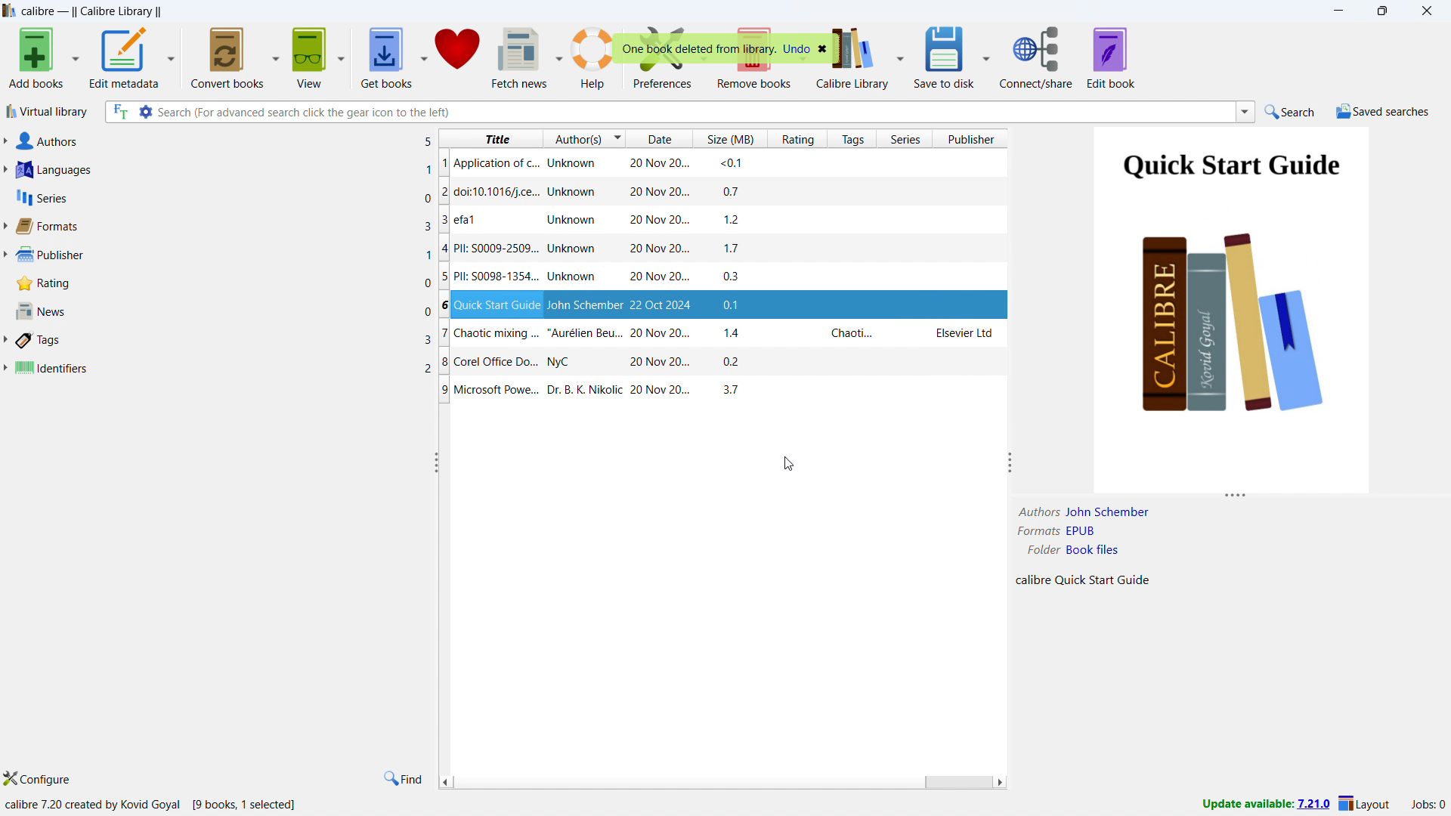 The height and width of the screenshot is (816, 1451). I want to click on PII: S0098-1354..., so click(722, 307).